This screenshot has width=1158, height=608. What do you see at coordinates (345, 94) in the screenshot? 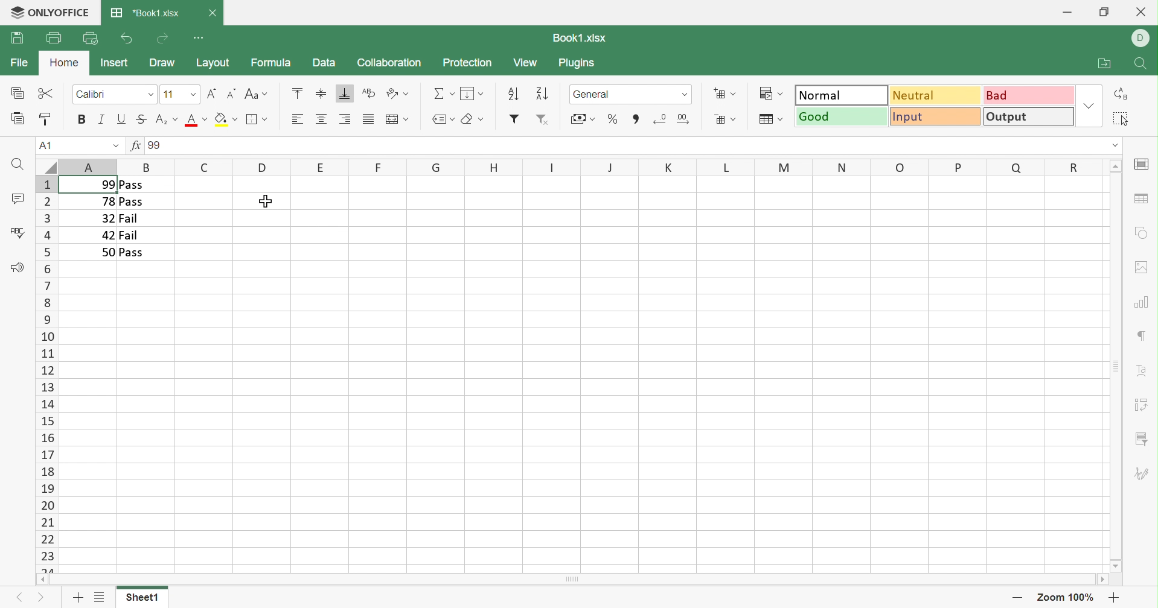
I see `Align bottom` at bounding box center [345, 94].